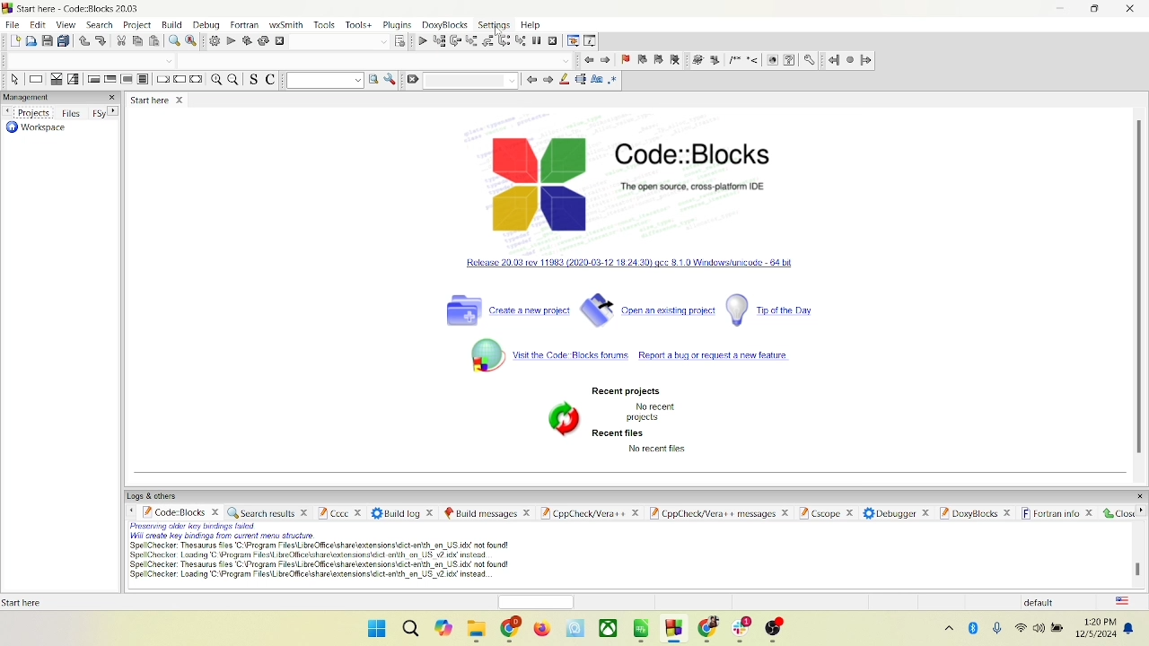 The width and height of the screenshot is (1149, 646). I want to click on clear, so click(414, 83).